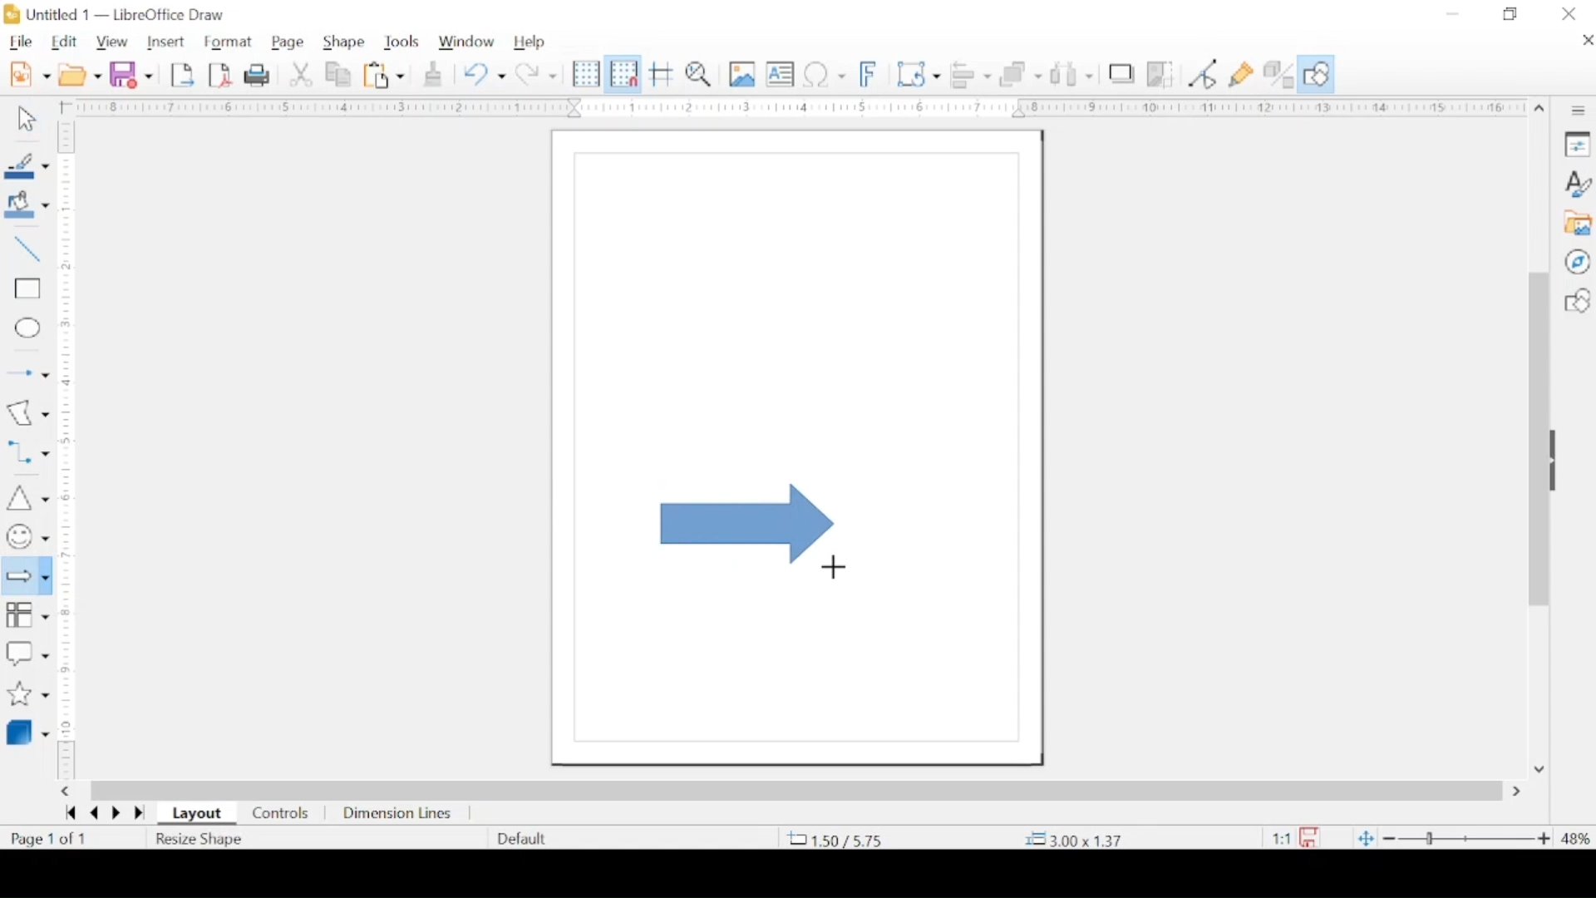  Describe the element at coordinates (780, 74) in the screenshot. I see `insert textbox` at that location.